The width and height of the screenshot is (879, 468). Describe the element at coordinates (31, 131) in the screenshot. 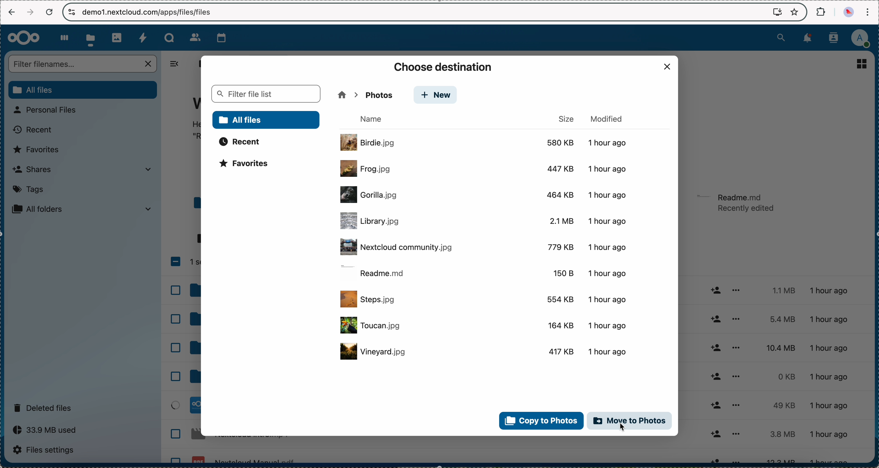

I see `recent` at that location.